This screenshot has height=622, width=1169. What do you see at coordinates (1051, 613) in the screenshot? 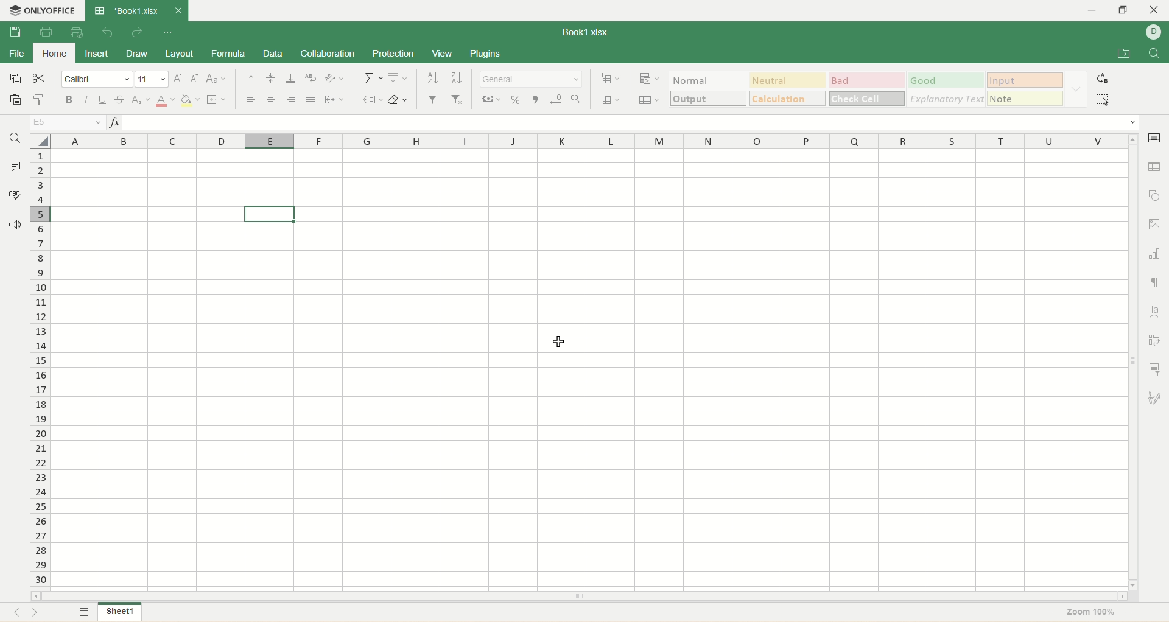
I see `zoom out` at bounding box center [1051, 613].